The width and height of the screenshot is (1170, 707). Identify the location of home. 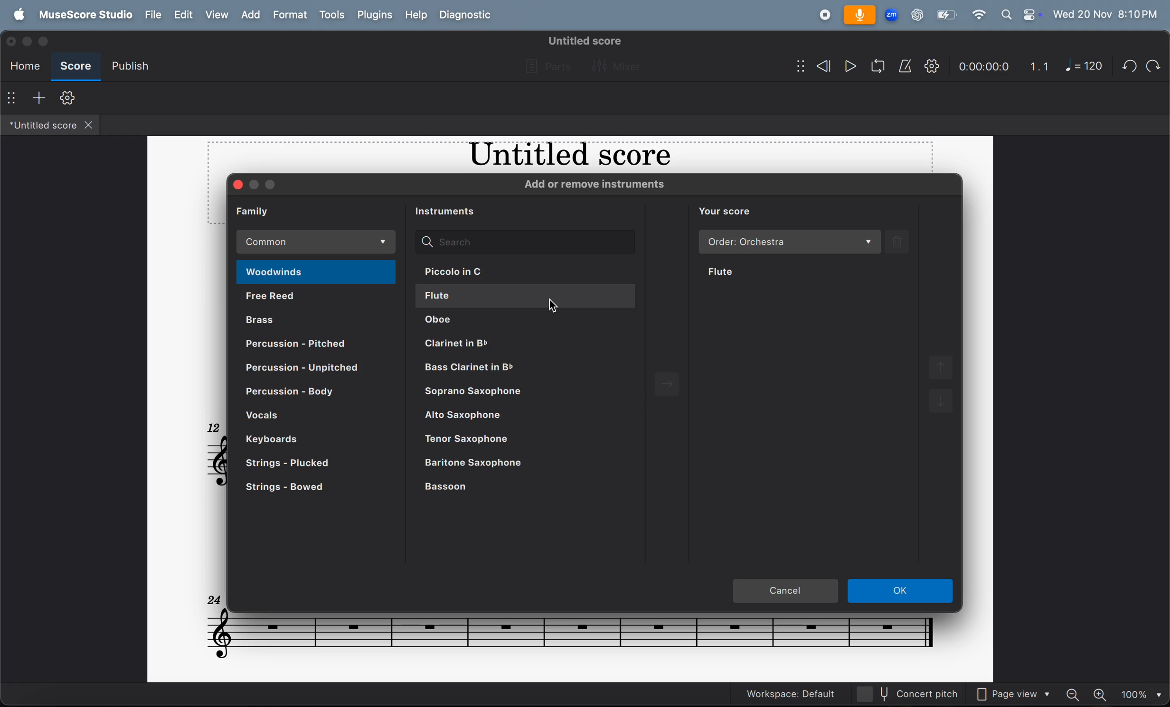
(26, 65).